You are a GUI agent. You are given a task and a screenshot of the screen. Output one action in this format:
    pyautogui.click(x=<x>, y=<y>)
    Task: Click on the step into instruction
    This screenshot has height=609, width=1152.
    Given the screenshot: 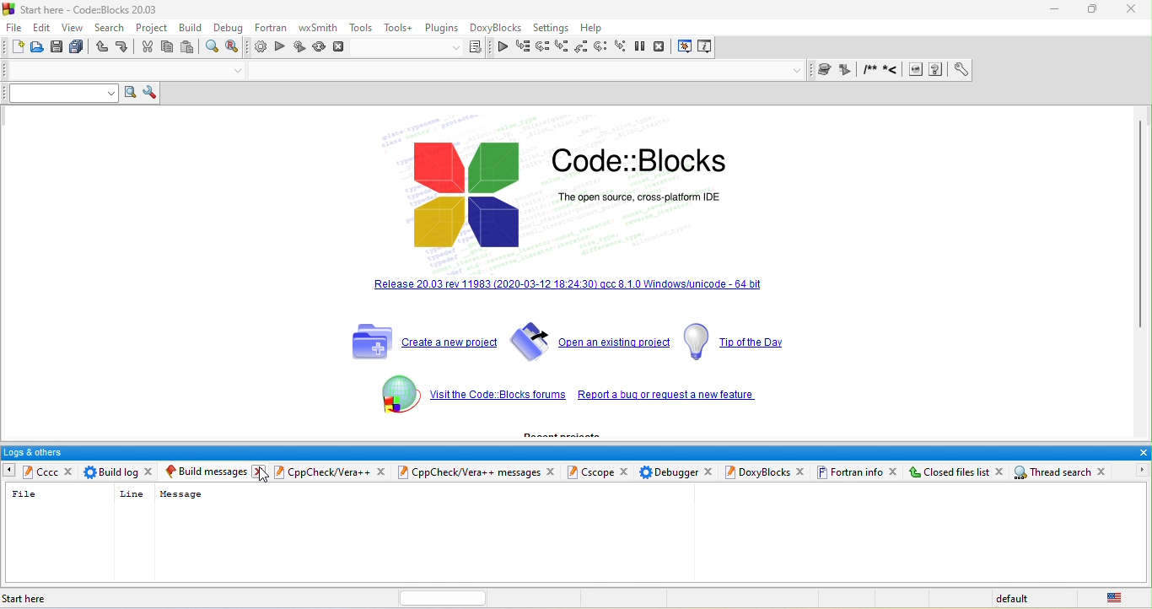 What is the action you would take?
    pyautogui.click(x=621, y=48)
    